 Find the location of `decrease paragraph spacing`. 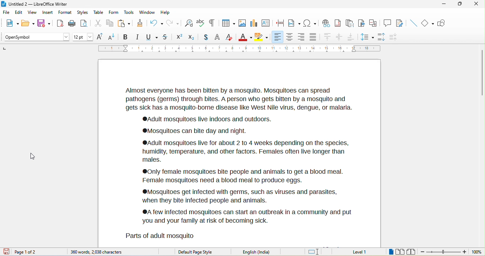

decrease paragraph spacing is located at coordinates (394, 37).